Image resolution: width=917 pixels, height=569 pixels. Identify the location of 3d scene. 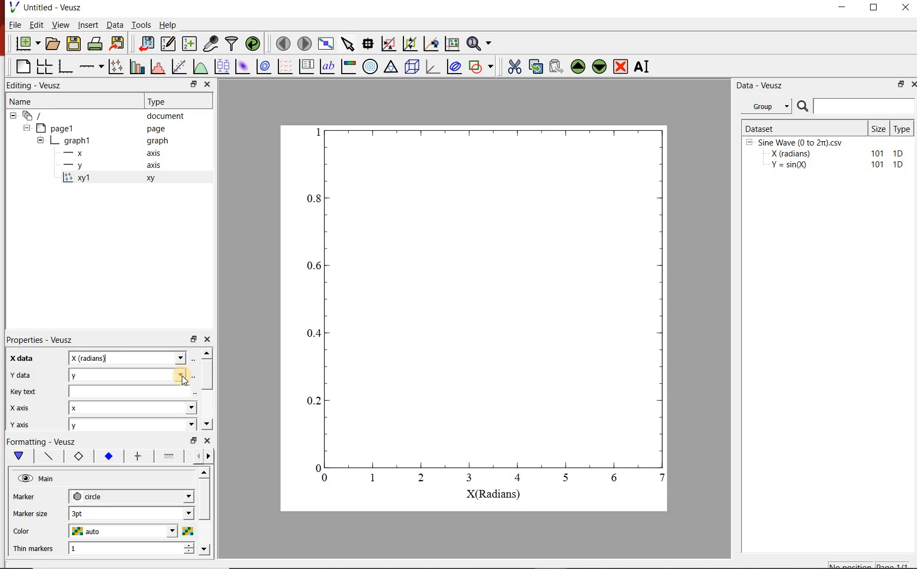
(412, 66).